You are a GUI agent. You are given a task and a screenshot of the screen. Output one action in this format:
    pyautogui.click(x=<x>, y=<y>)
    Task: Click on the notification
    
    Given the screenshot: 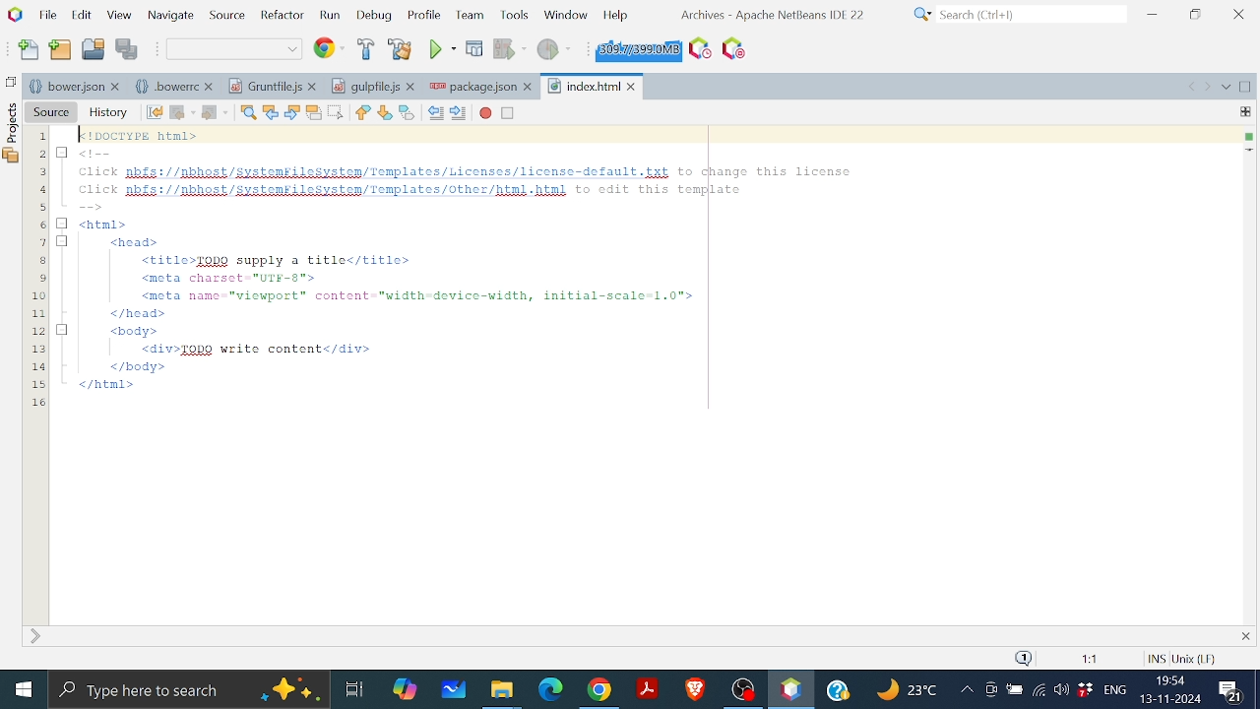 What is the action you would take?
    pyautogui.click(x=1021, y=656)
    